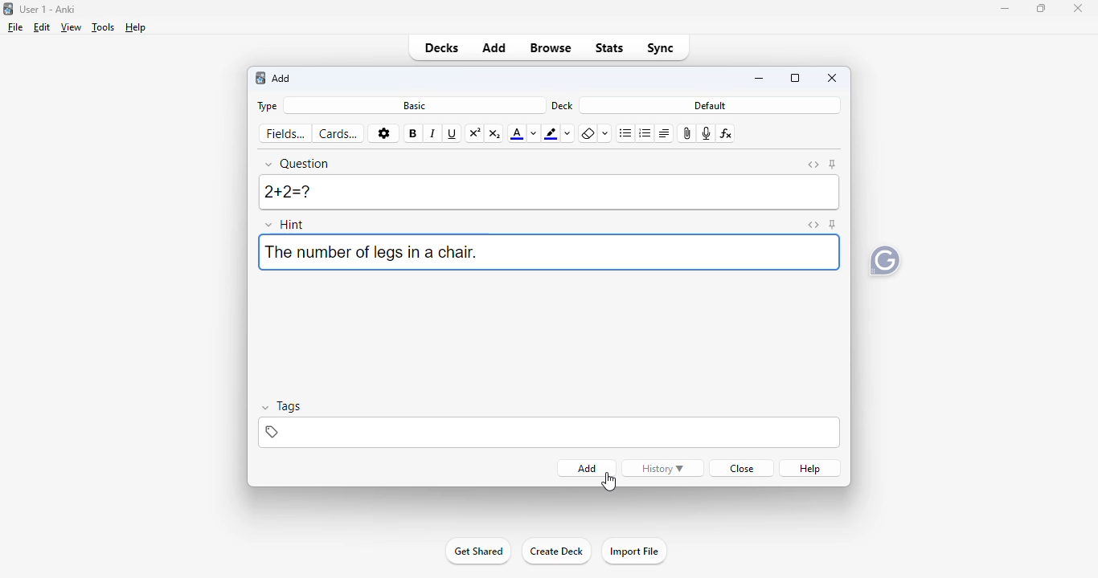 This screenshot has height=578, width=1098. Describe the element at coordinates (72, 28) in the screenshot. I see `view` at that location.